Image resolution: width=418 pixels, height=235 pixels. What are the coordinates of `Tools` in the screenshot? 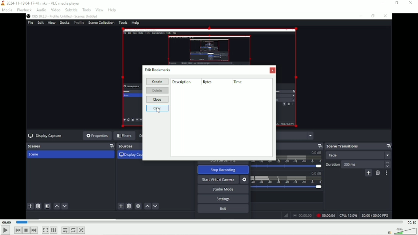 It's located at (87, 10).